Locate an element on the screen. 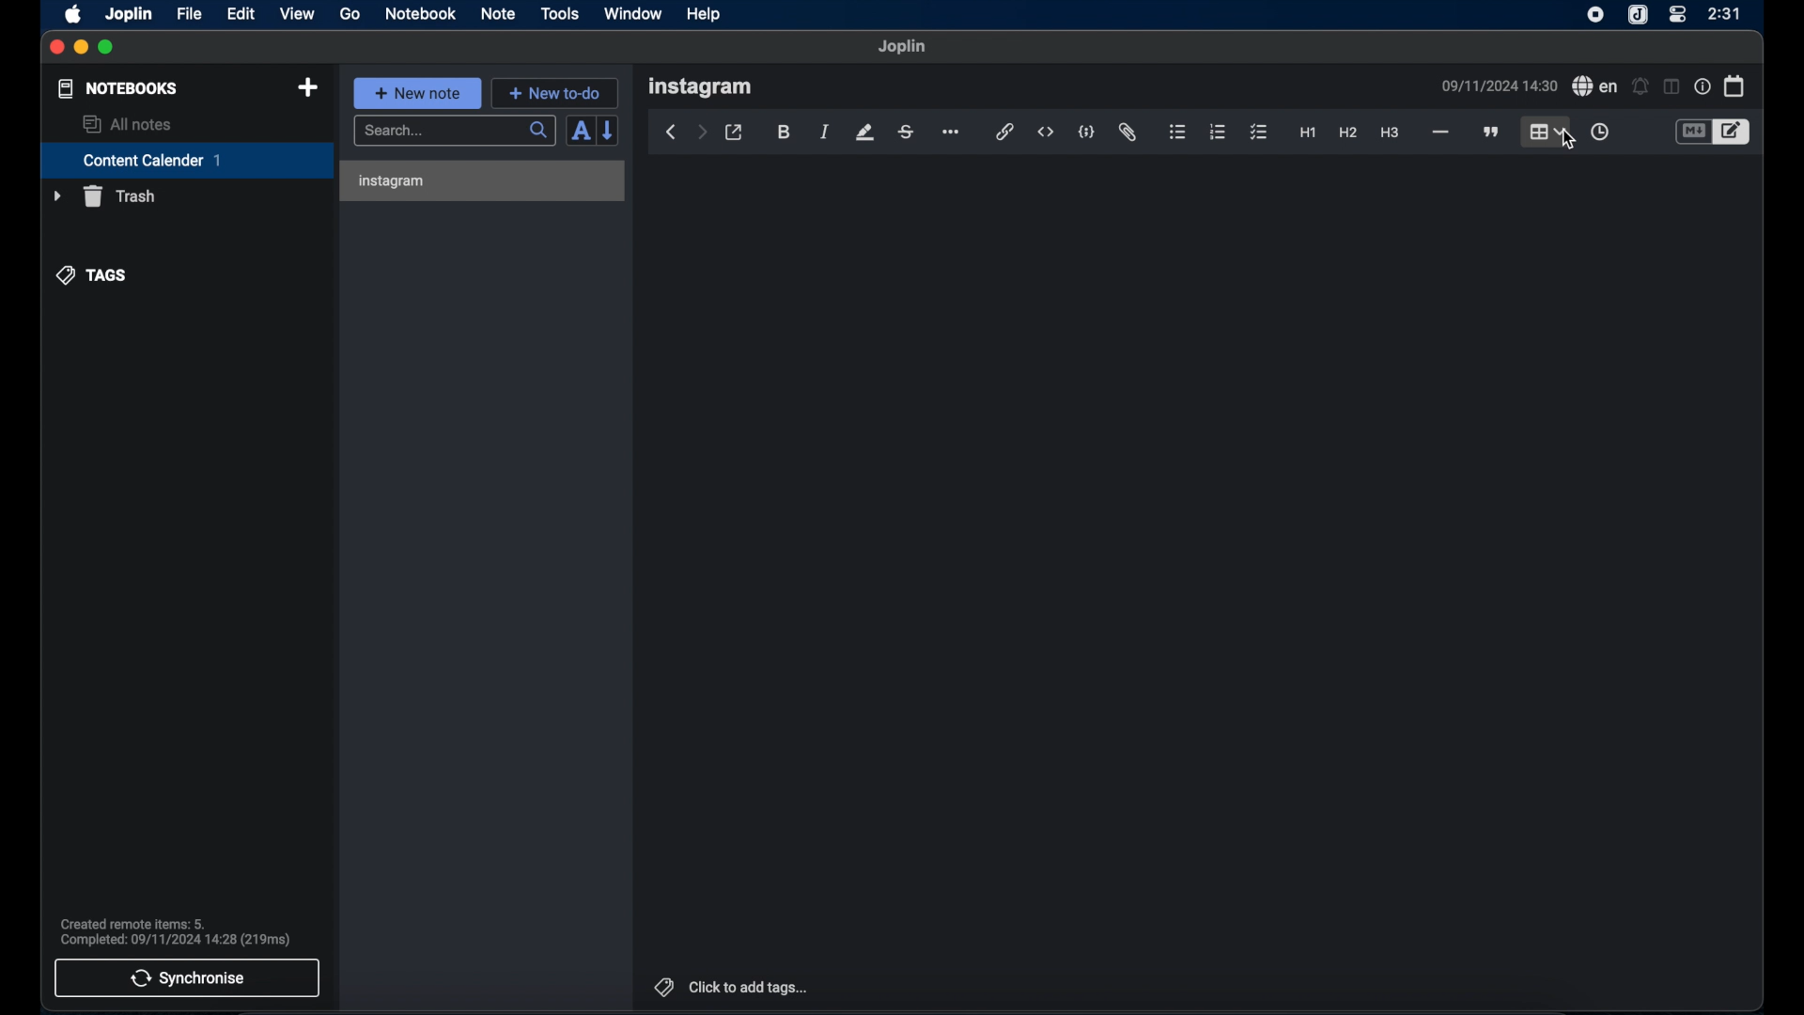  back is located at coordinates (668, 133).